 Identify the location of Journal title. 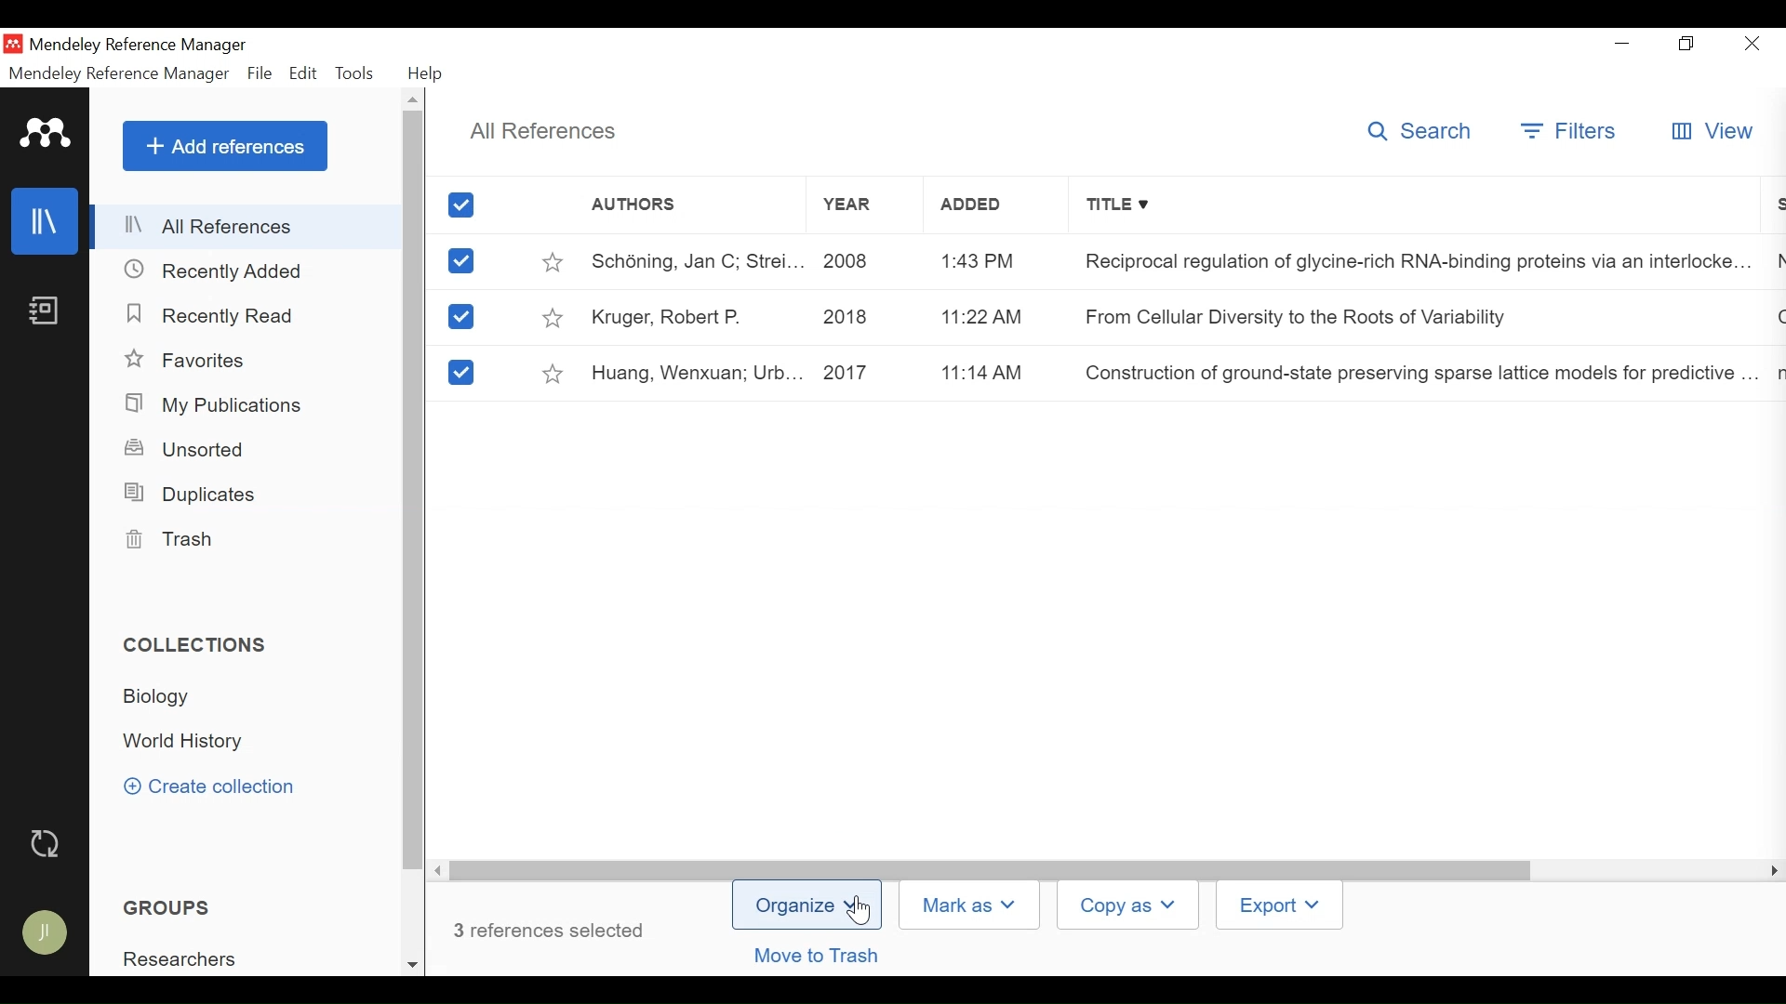
(1409, 259).